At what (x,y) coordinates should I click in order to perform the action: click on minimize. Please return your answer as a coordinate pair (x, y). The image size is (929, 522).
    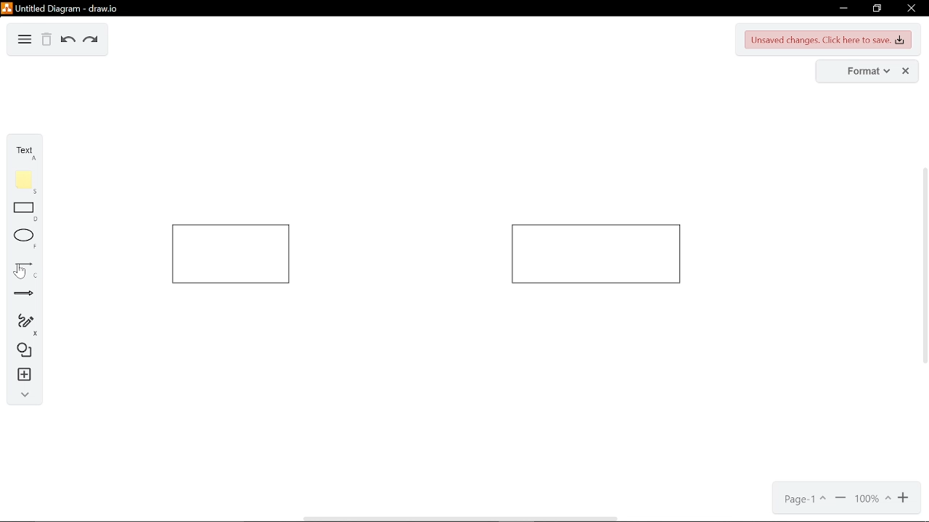
    Looking at the image, I should click on (846, 8).